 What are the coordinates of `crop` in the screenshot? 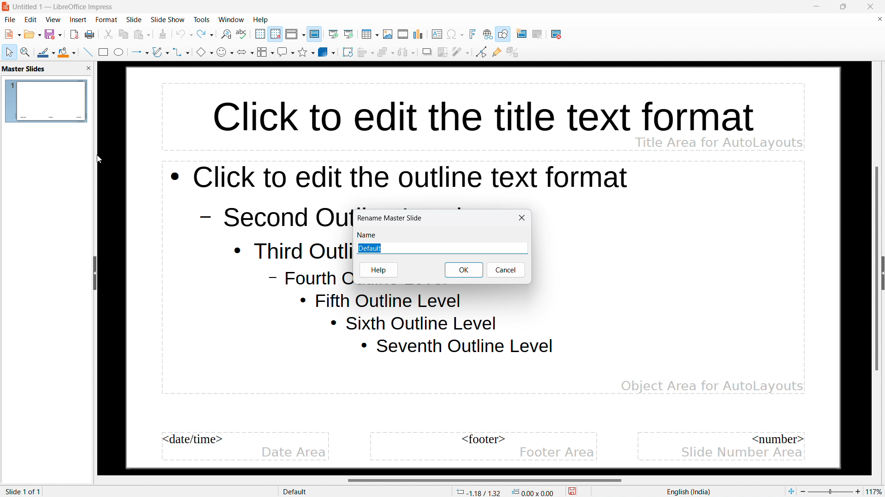 It's located at (443, 52).